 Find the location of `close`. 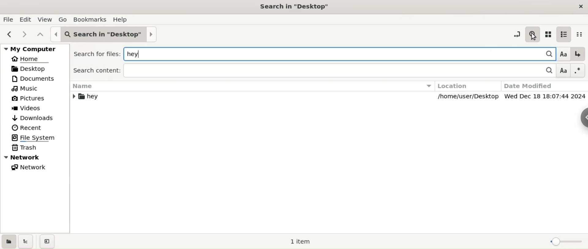

close is located at coordinates (580, 6).